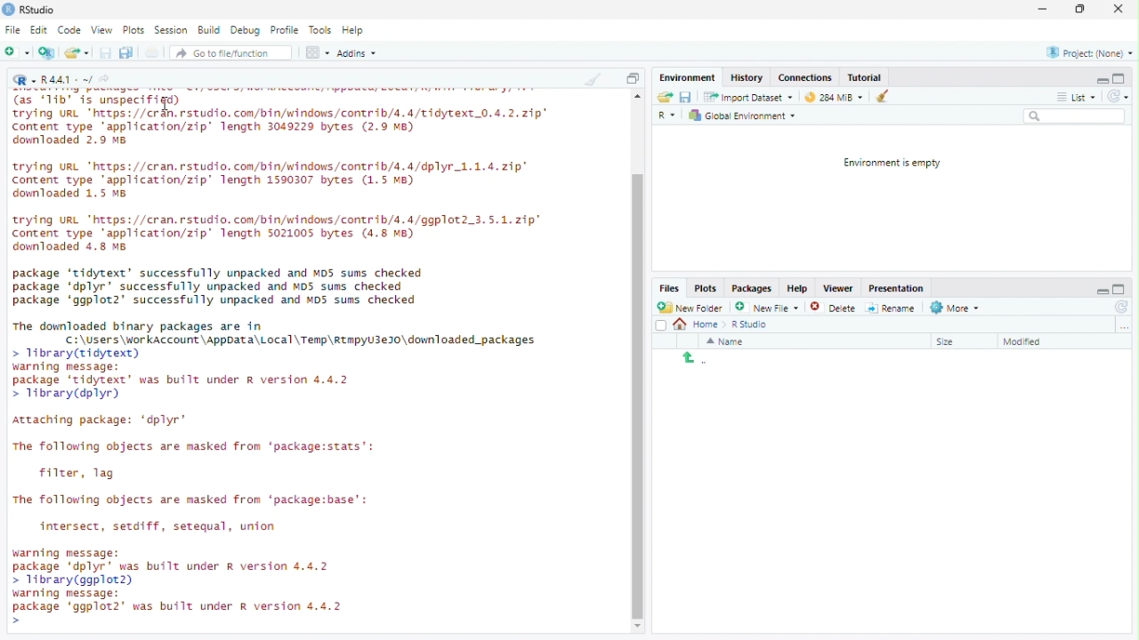  Describe the element at coordinates (1026, 342) in the screenshot. I see `Modified` at that location.